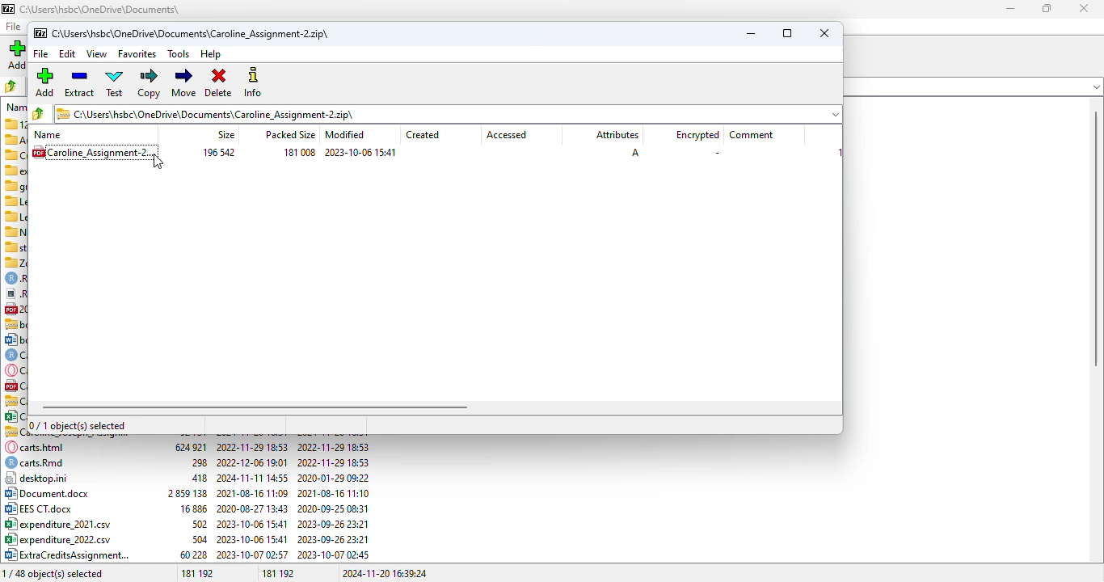  I want to click on 0/1 object(s) selected, so click(78, 425).